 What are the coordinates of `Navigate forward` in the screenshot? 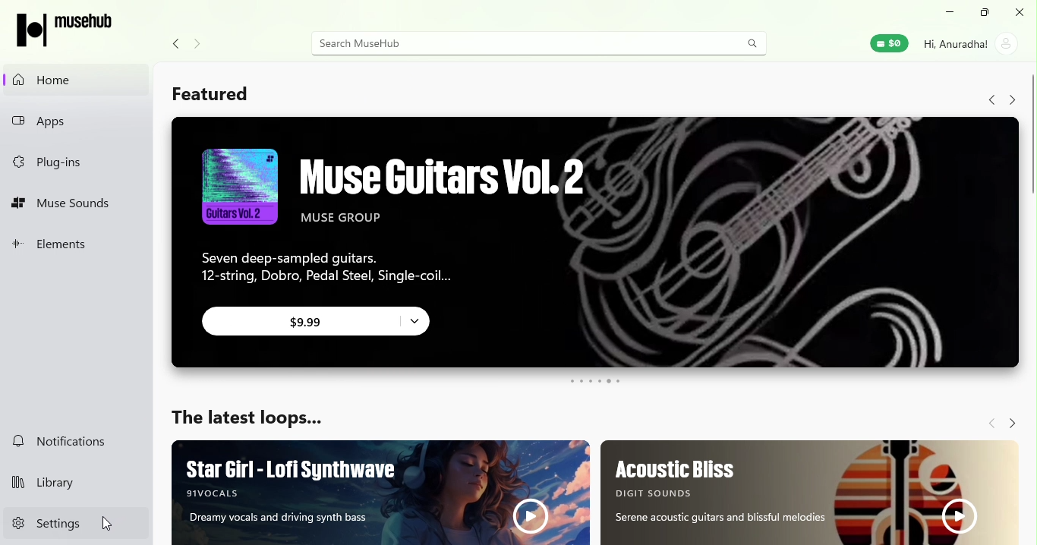 It's located at (1011, 99).